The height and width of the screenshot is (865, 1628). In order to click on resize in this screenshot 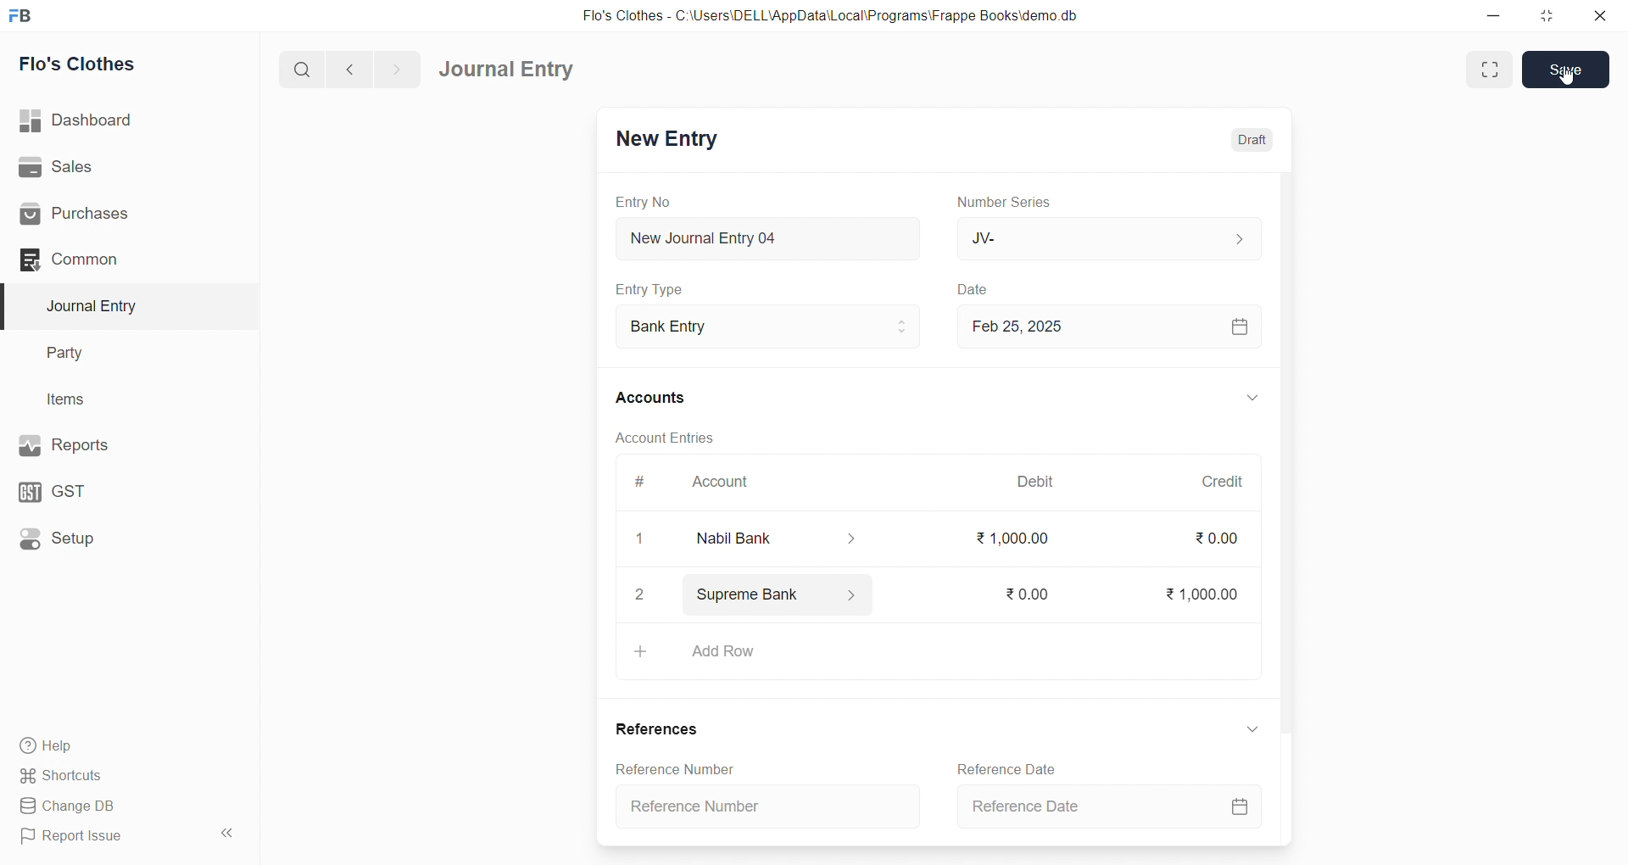, I will do `click(1542, 15)`.